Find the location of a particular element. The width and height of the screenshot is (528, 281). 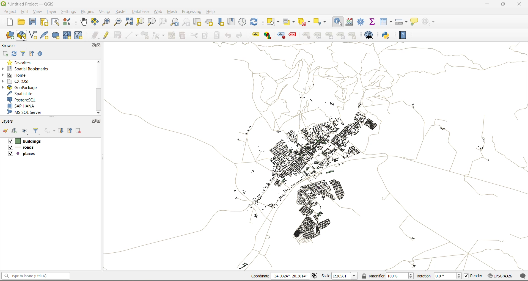

close is located at coordinates (99, 121).